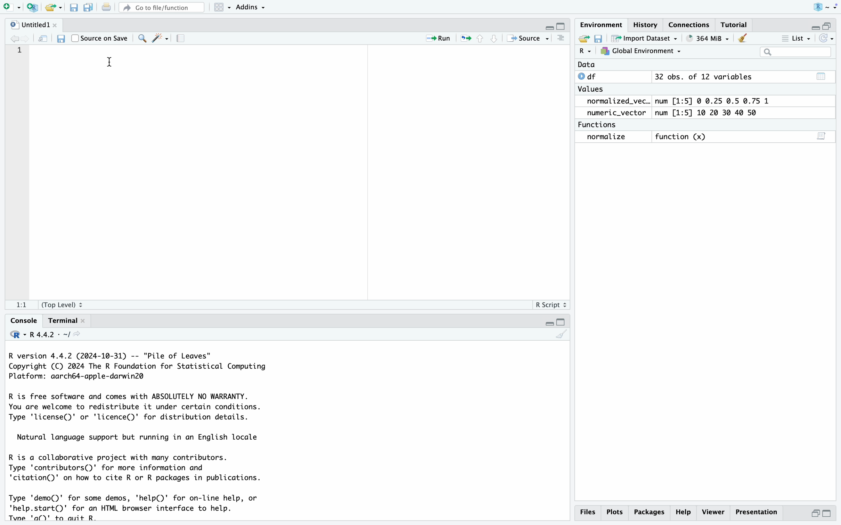 The height and width of the screenshot is (525, 841). Describe the element at coordinates (181, 39) in the screenshot. I see `Page` at that location.